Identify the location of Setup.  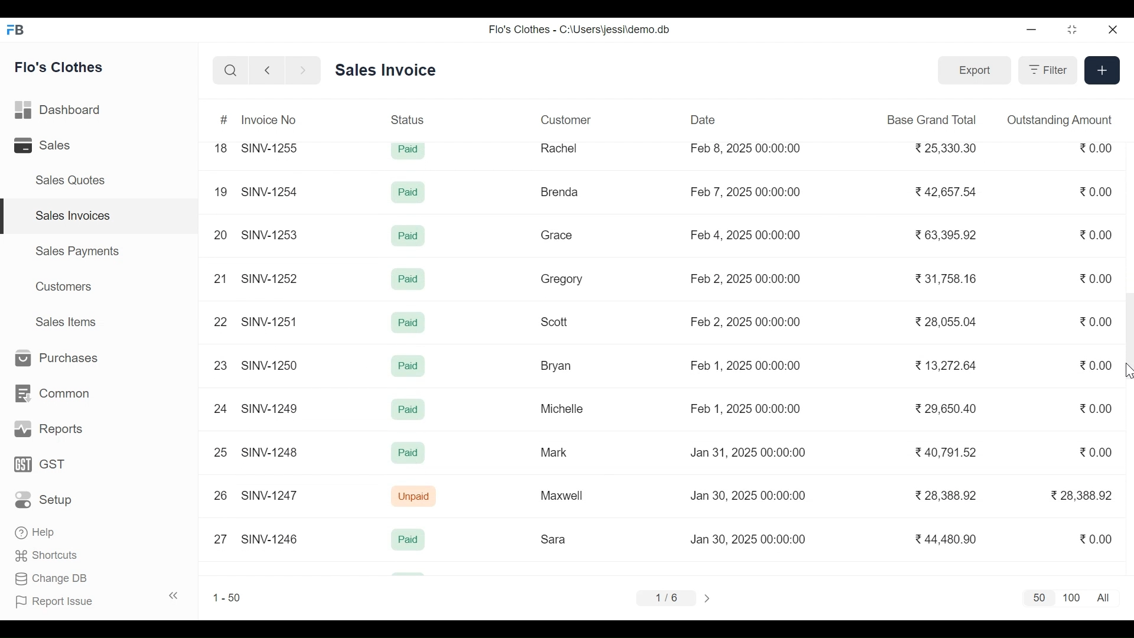
(47, 499).